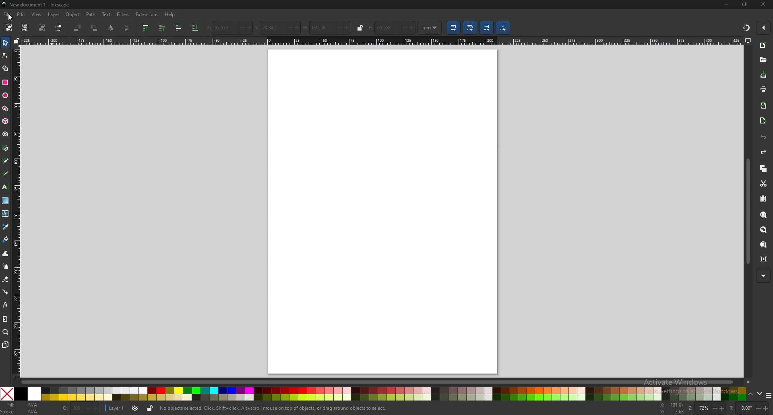  I want to click on pen, so click(6, 148).